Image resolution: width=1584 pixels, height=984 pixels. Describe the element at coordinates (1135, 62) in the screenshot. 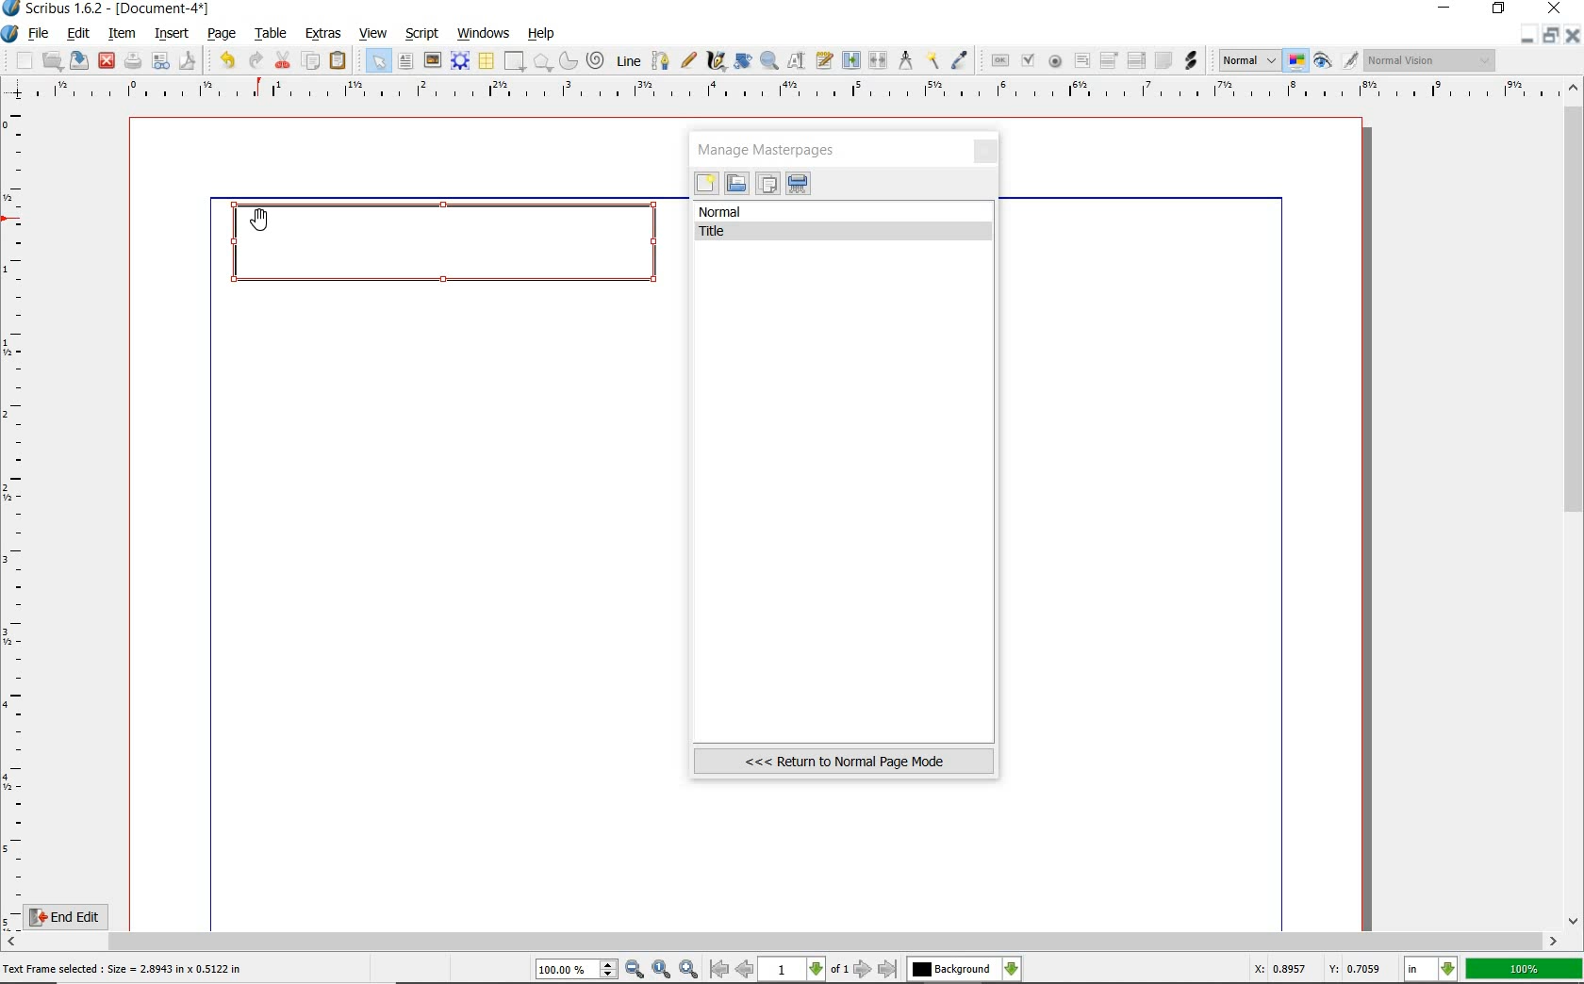

I see `pdf list box` at that location.